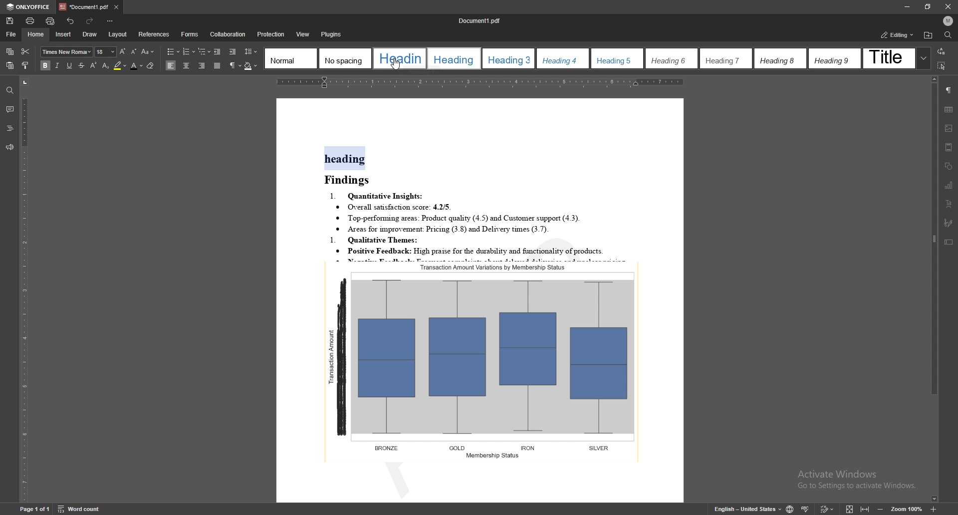  I want to click on customize toolbar, so click(111, 21).